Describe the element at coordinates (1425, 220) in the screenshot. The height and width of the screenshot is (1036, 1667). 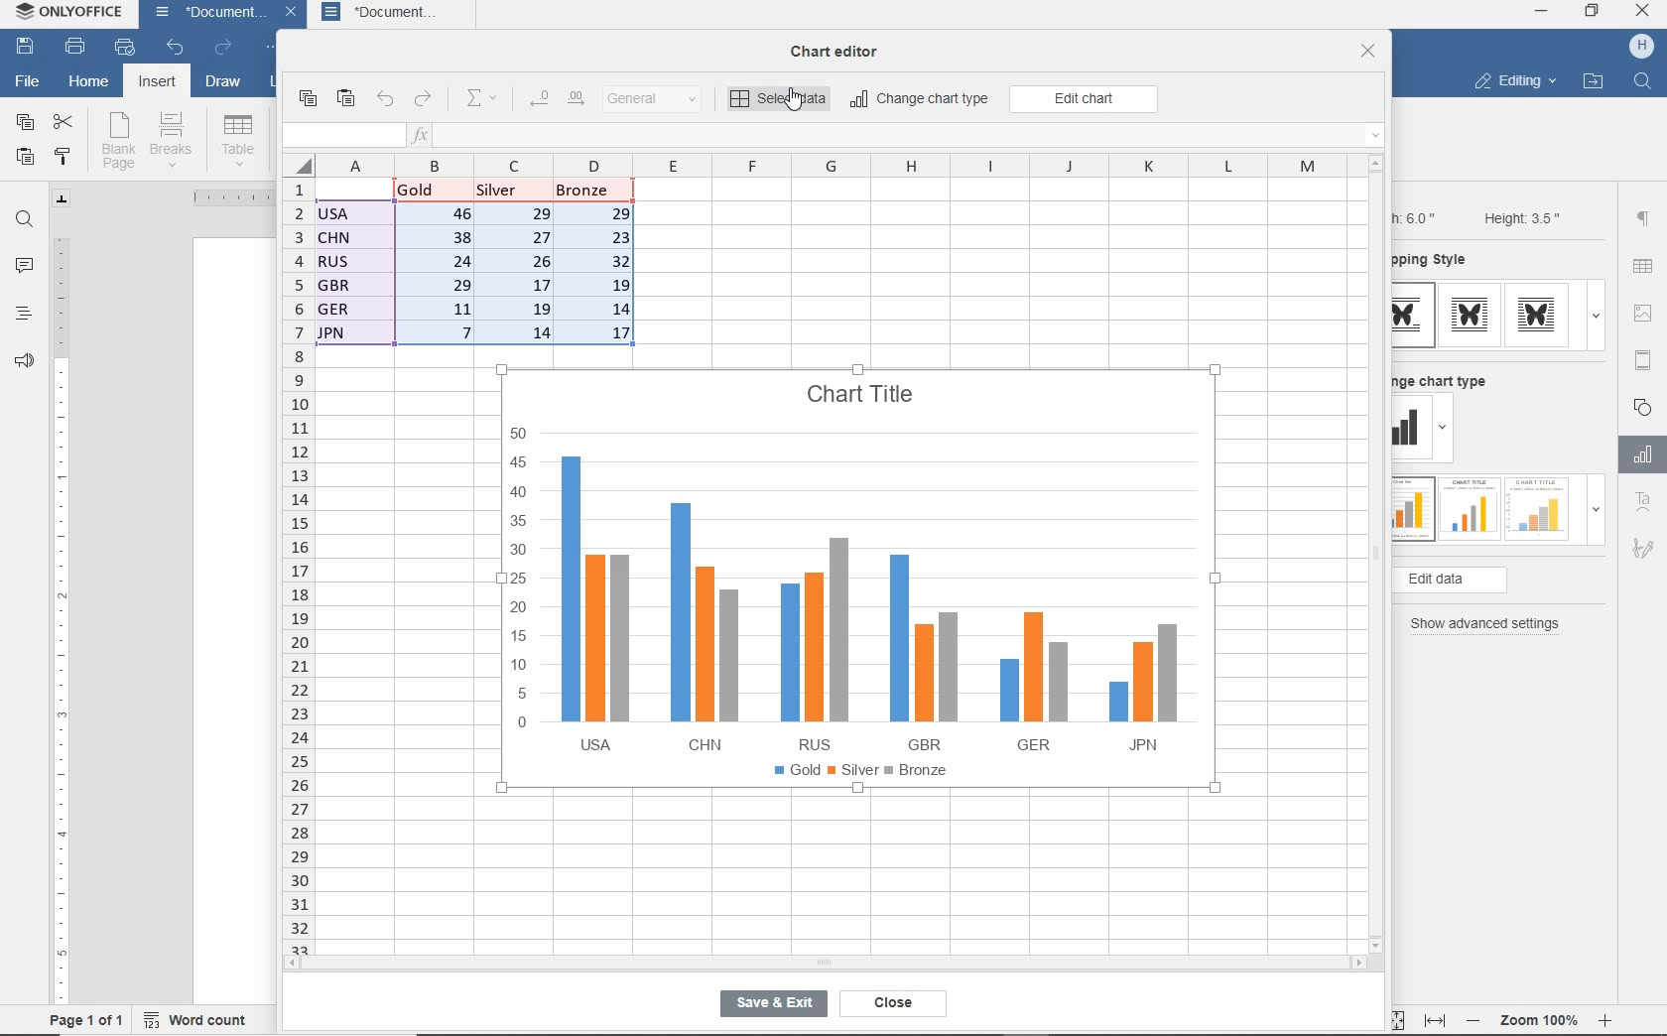
I see `Width: 6.0"` at that location.